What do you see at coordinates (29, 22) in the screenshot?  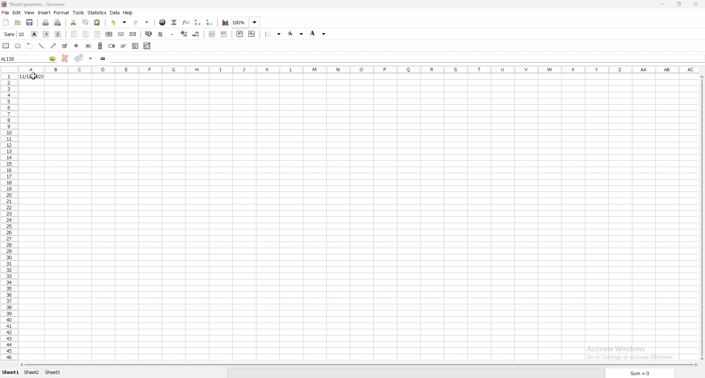 I see `save` at bounding box center [29, 22].